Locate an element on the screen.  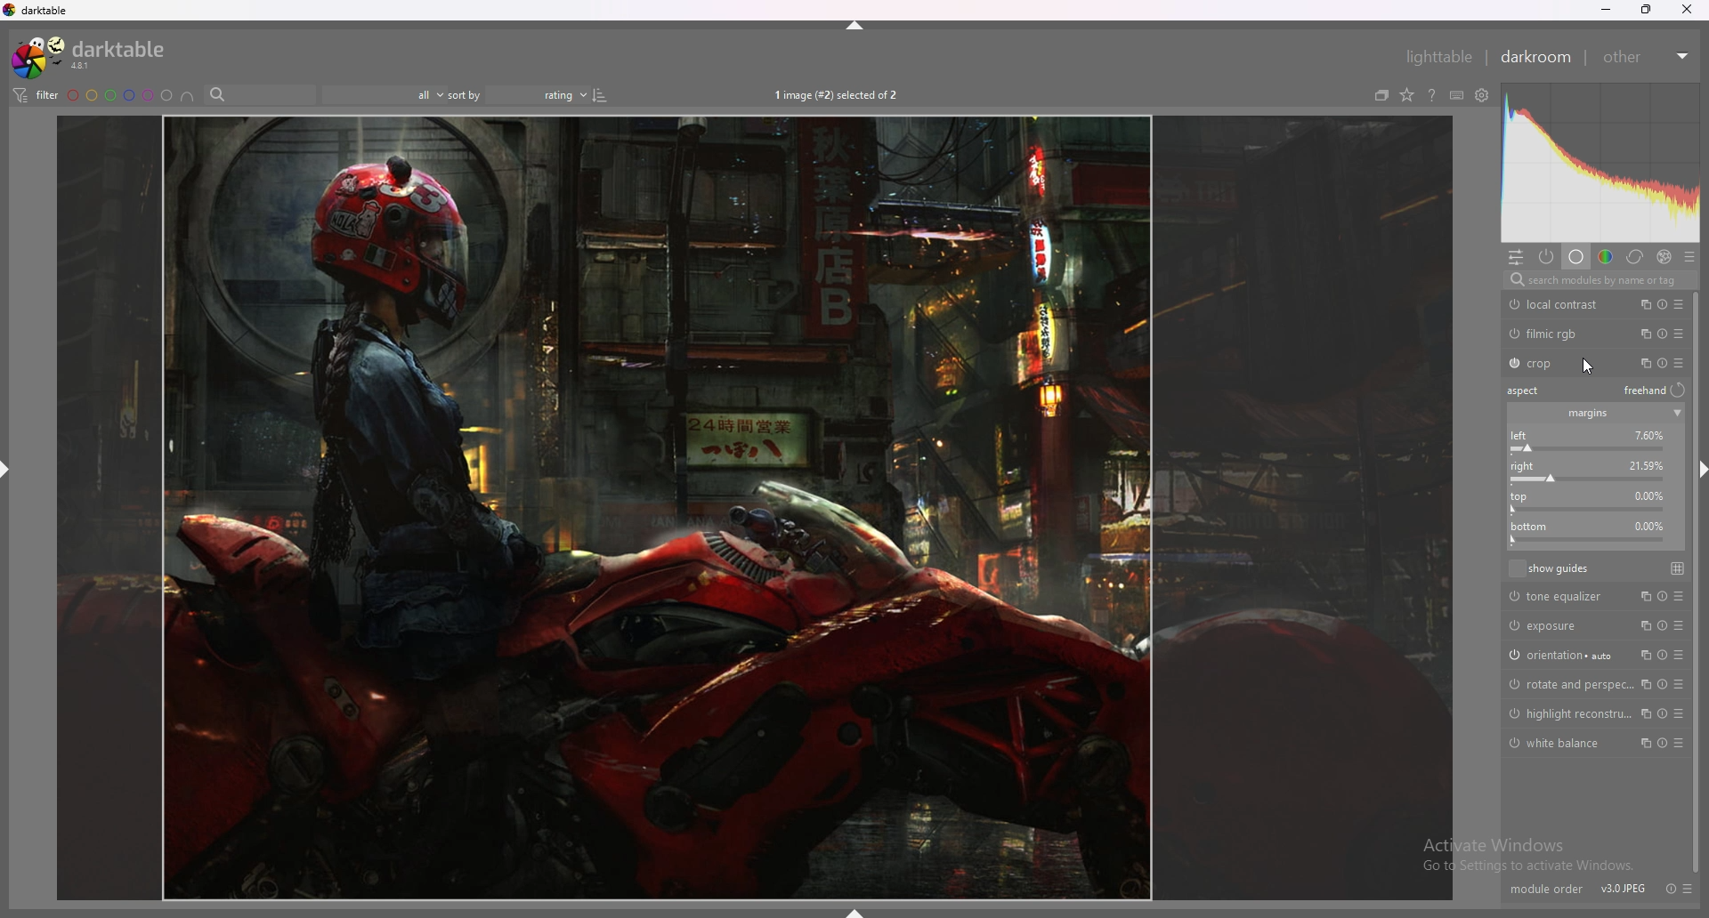
top is located at coordinates (1592, 473).